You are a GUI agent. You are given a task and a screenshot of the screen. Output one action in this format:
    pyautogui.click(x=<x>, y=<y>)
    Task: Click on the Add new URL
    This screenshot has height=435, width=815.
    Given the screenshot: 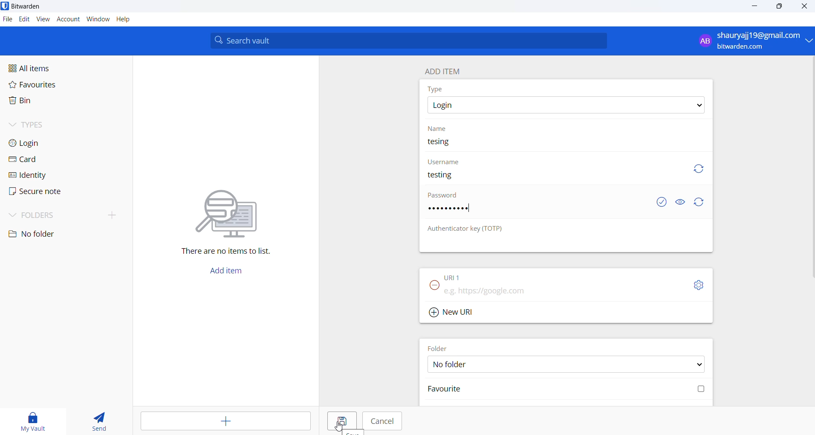 What is the action you would take?
    pyautogui.click(x=453, y=311)
    